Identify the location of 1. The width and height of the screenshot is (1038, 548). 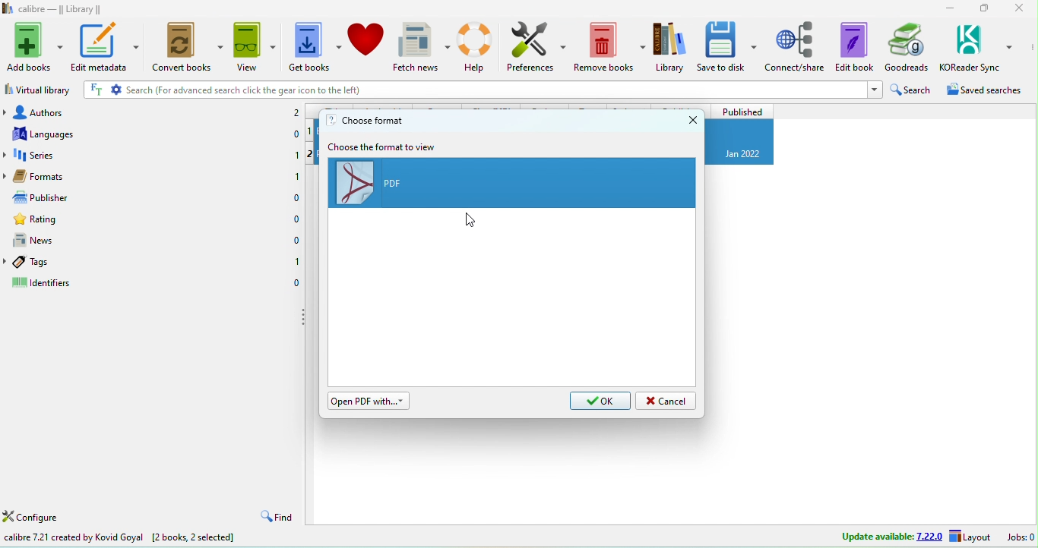
(296, 261).